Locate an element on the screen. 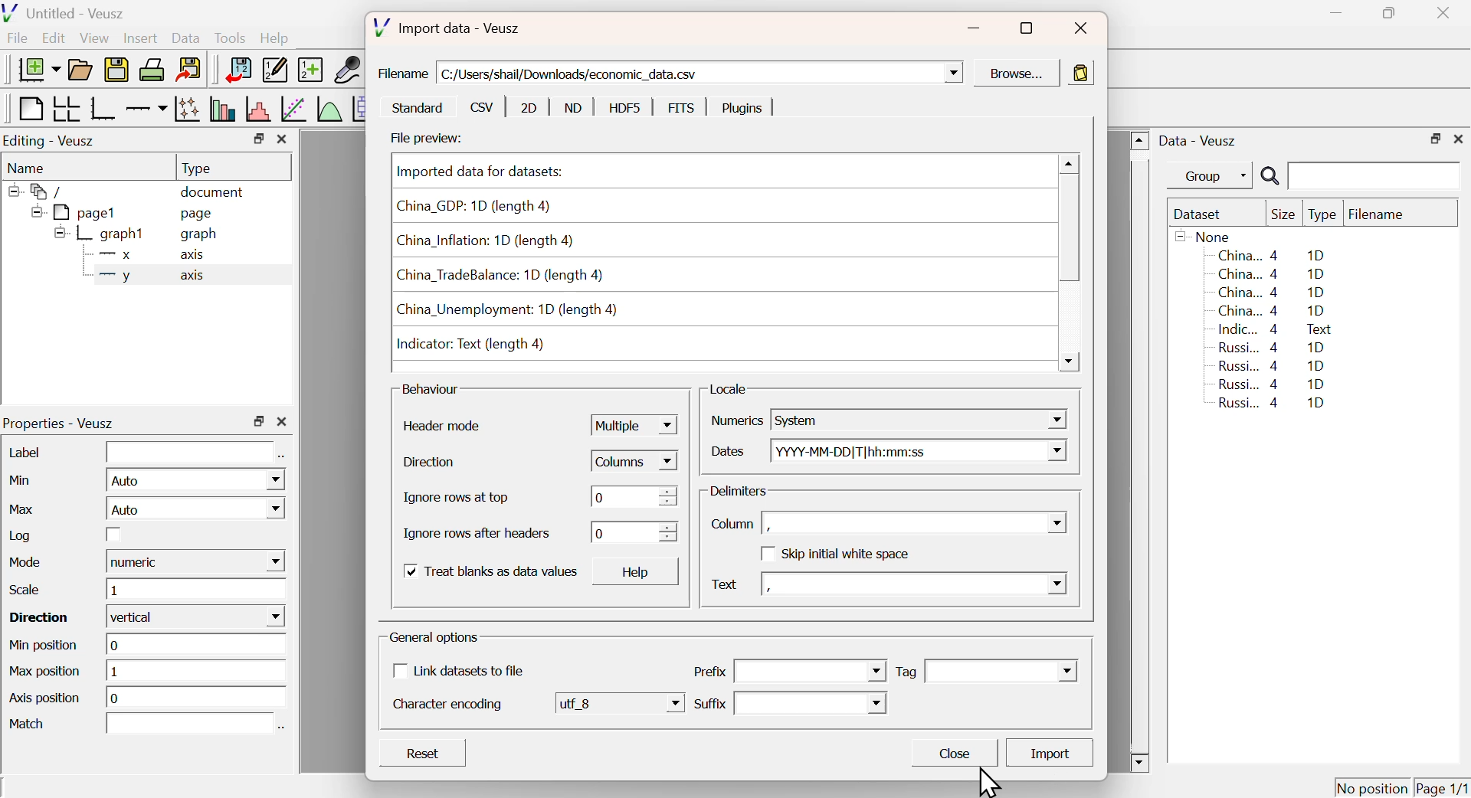 The image size is (1471, 798). Select using dataset Browser is located at coordinates (282, 728).